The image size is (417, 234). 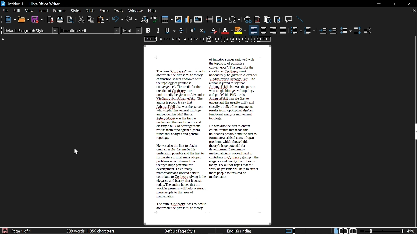 What do you see at coordinates (410, 4) in the screenshot?
I see `Close` at bounding box center [410, 4].